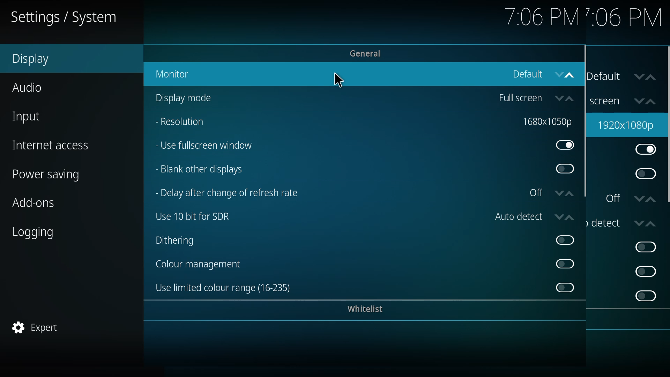  What do you see at coordinates (237, 287) in the screenshot?
I see `use limited color range` at bounding box center [237, 287].